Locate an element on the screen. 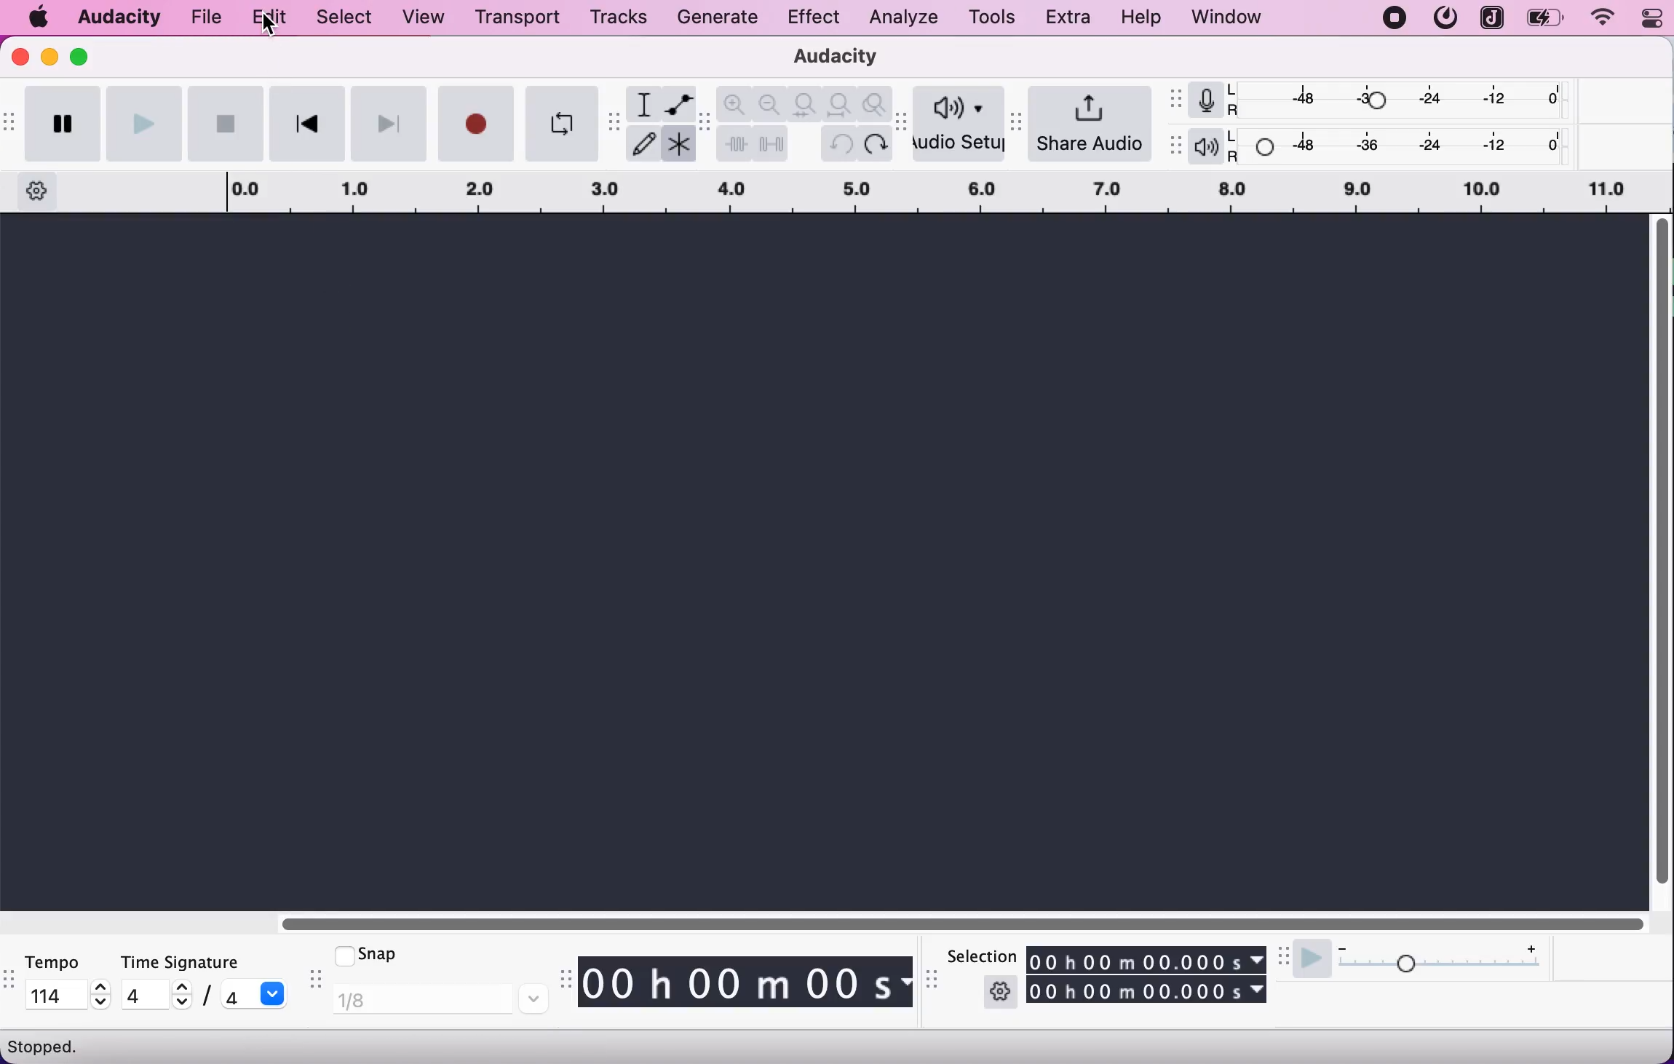 This screenshot has height=1064, width=1674. trim audio outside selection is located at coordinates (734, 145).